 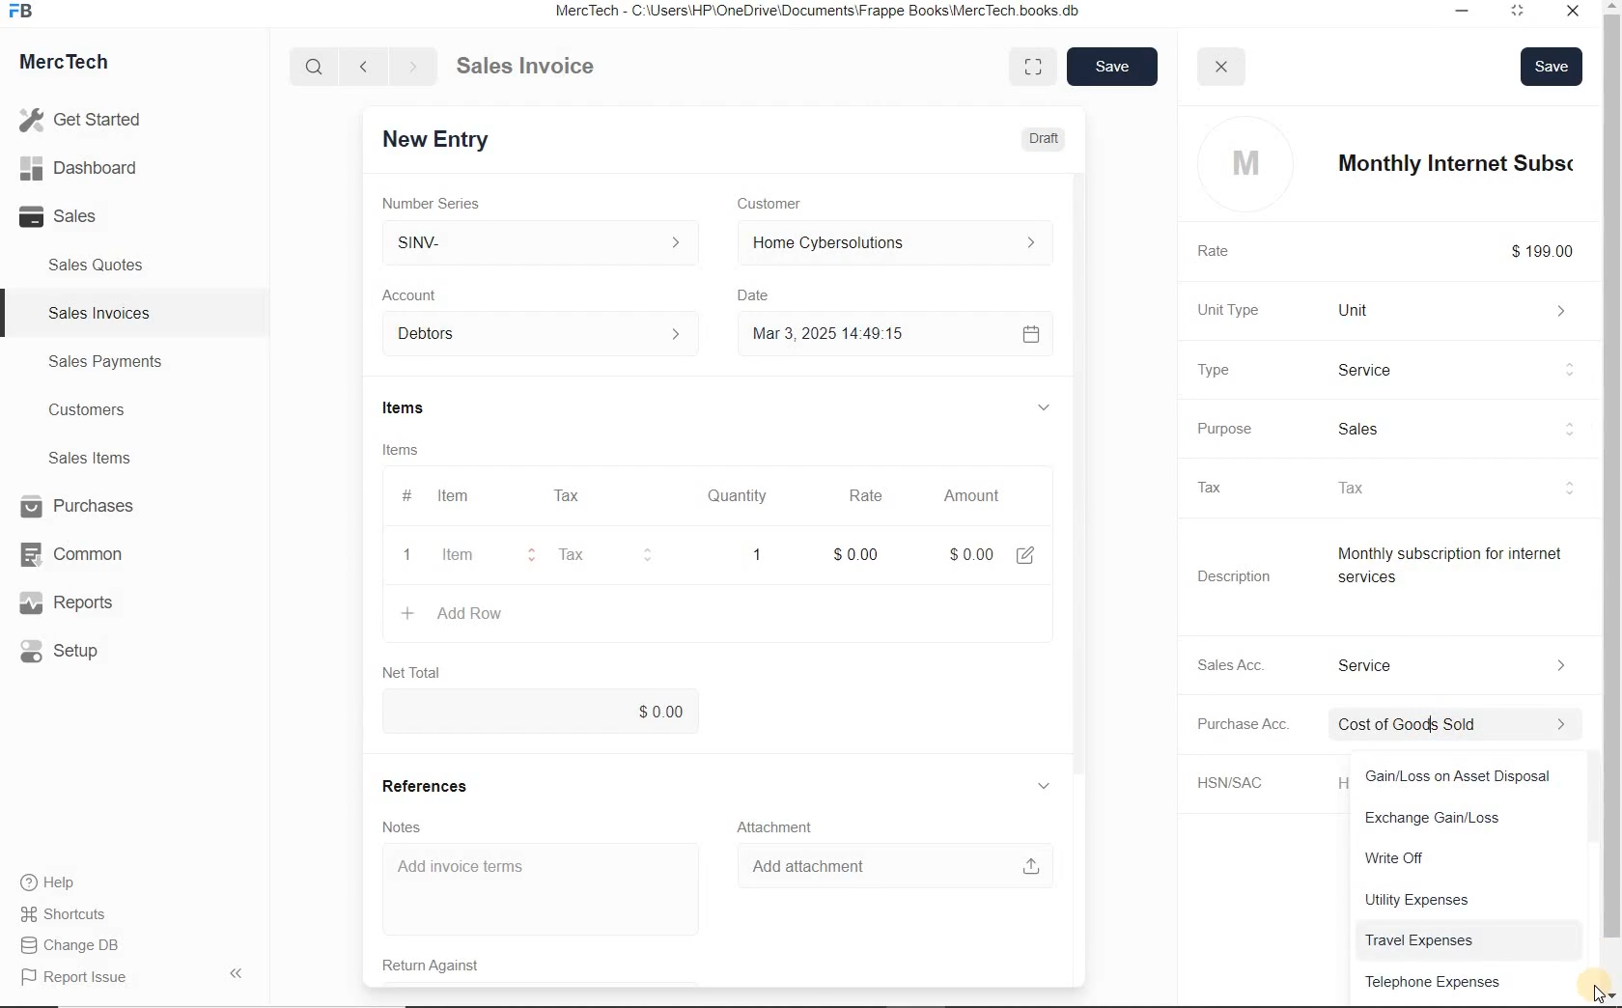 What do you see at coordinates (1245, 664) in the screenshot?
I see `Sales Acc.` at bounding box center [1245, 664].